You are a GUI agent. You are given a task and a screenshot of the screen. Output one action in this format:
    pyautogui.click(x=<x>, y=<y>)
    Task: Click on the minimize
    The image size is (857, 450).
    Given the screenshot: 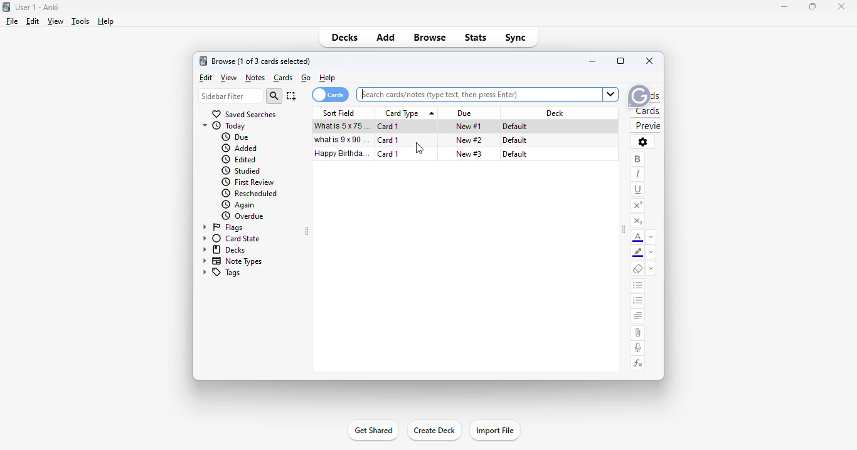 What is the action you would take?
    pyautogui.click(x=594, y=61)
    